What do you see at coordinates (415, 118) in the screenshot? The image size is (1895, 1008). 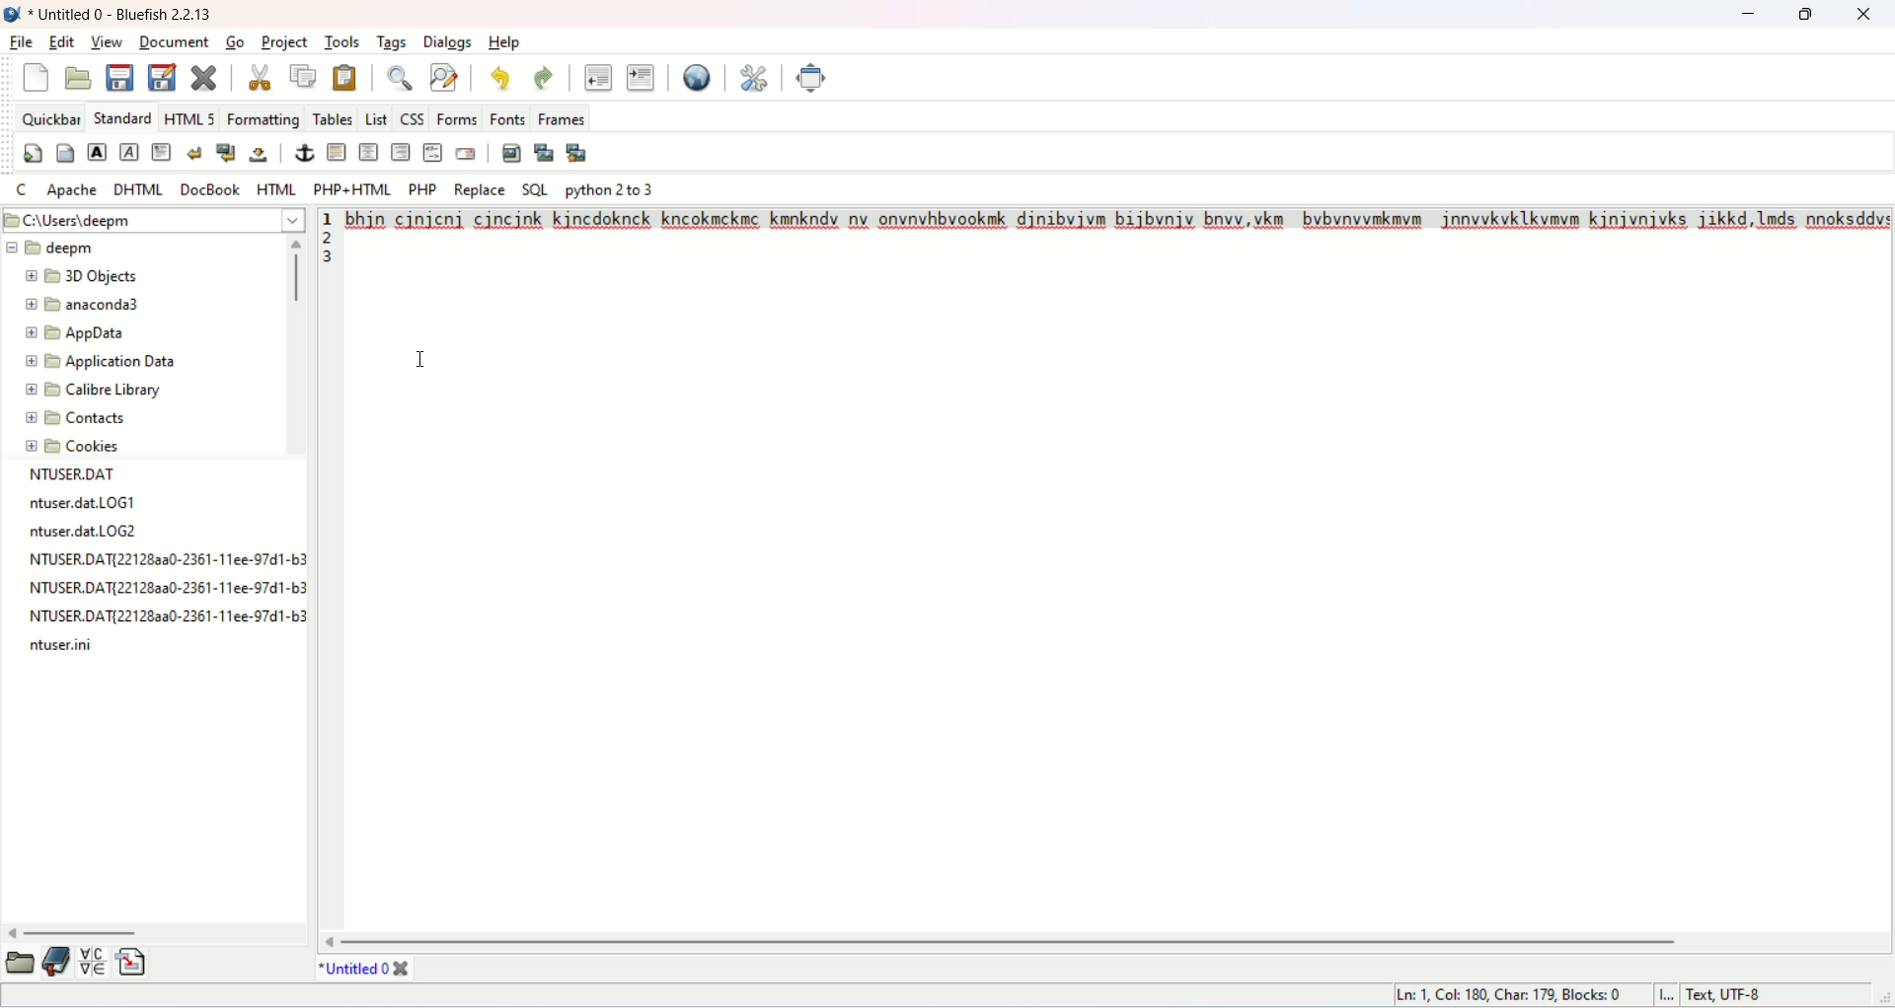 I see `CSS` at bounding box center [415, 118].